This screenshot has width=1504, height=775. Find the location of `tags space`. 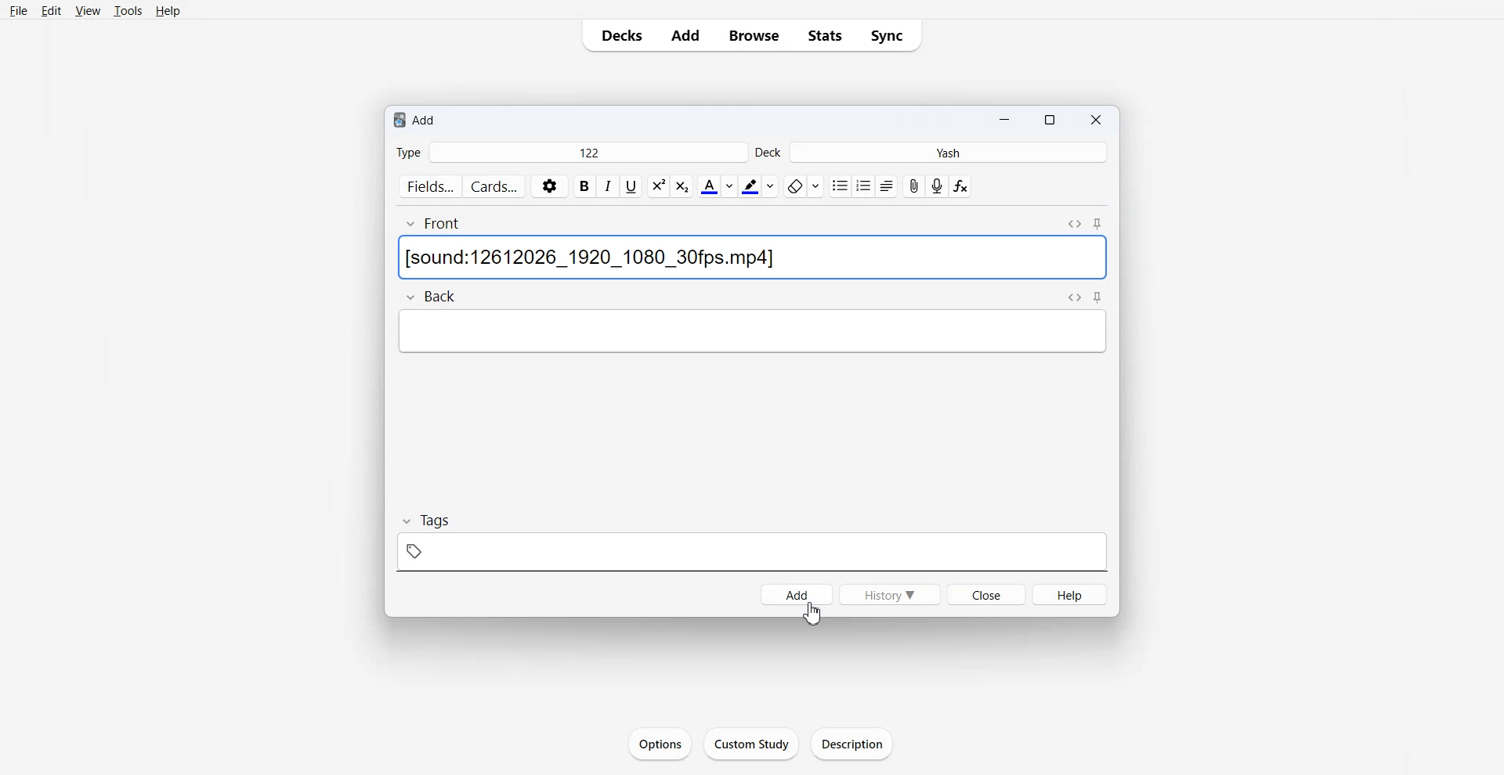

tags space is located at coordinates (750, 553).